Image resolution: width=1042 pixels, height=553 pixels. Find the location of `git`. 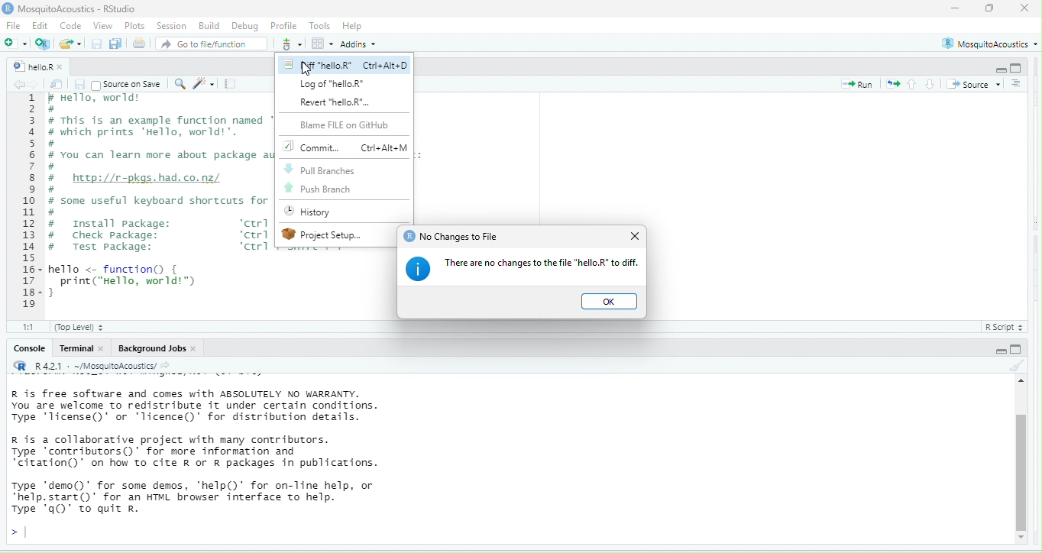

git is located at coordinates (290, 44).